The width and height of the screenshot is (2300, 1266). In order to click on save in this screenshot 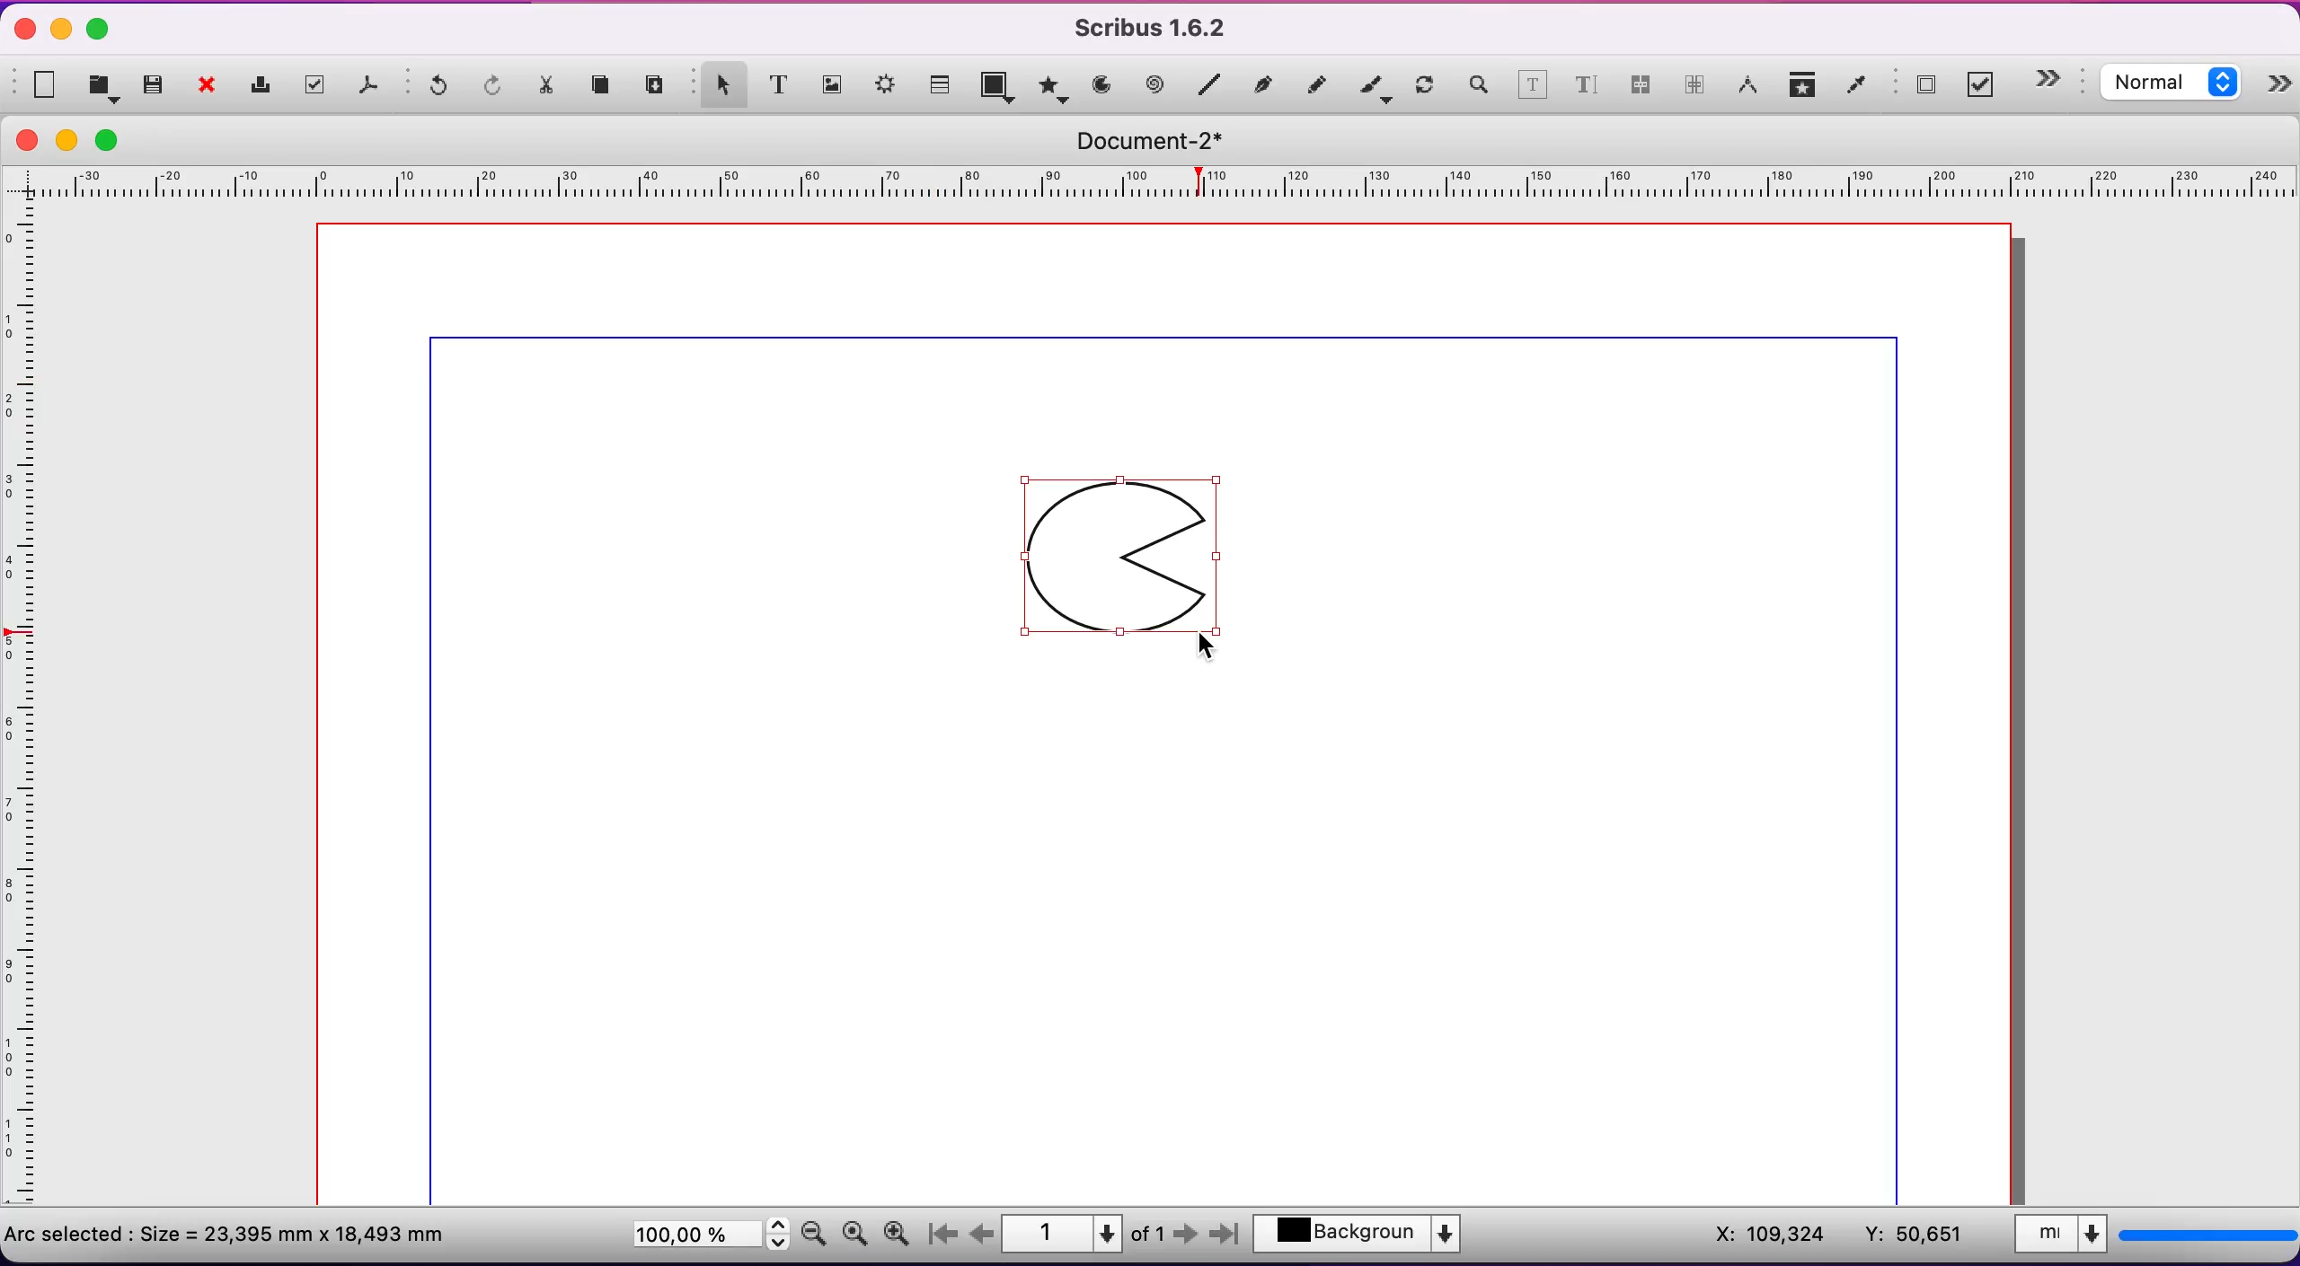, I will do `click(155, 85)`.